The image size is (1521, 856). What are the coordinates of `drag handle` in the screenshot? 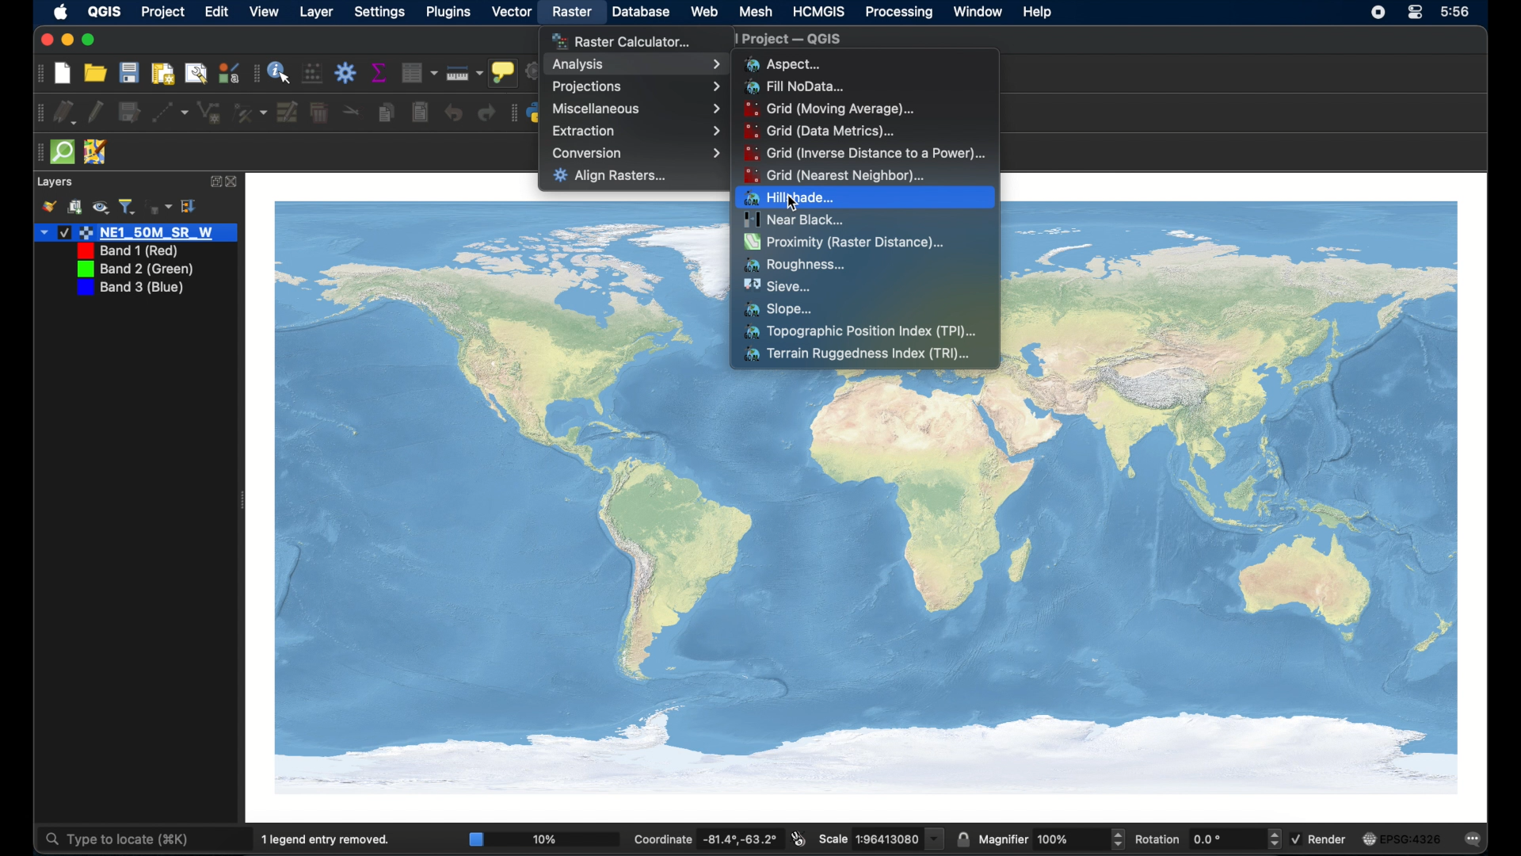 It's located at (253, 73).